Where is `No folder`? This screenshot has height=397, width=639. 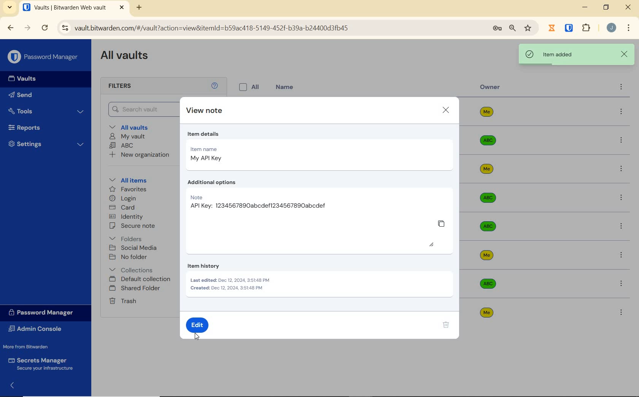 No folder is located at coordinates (130, 257).